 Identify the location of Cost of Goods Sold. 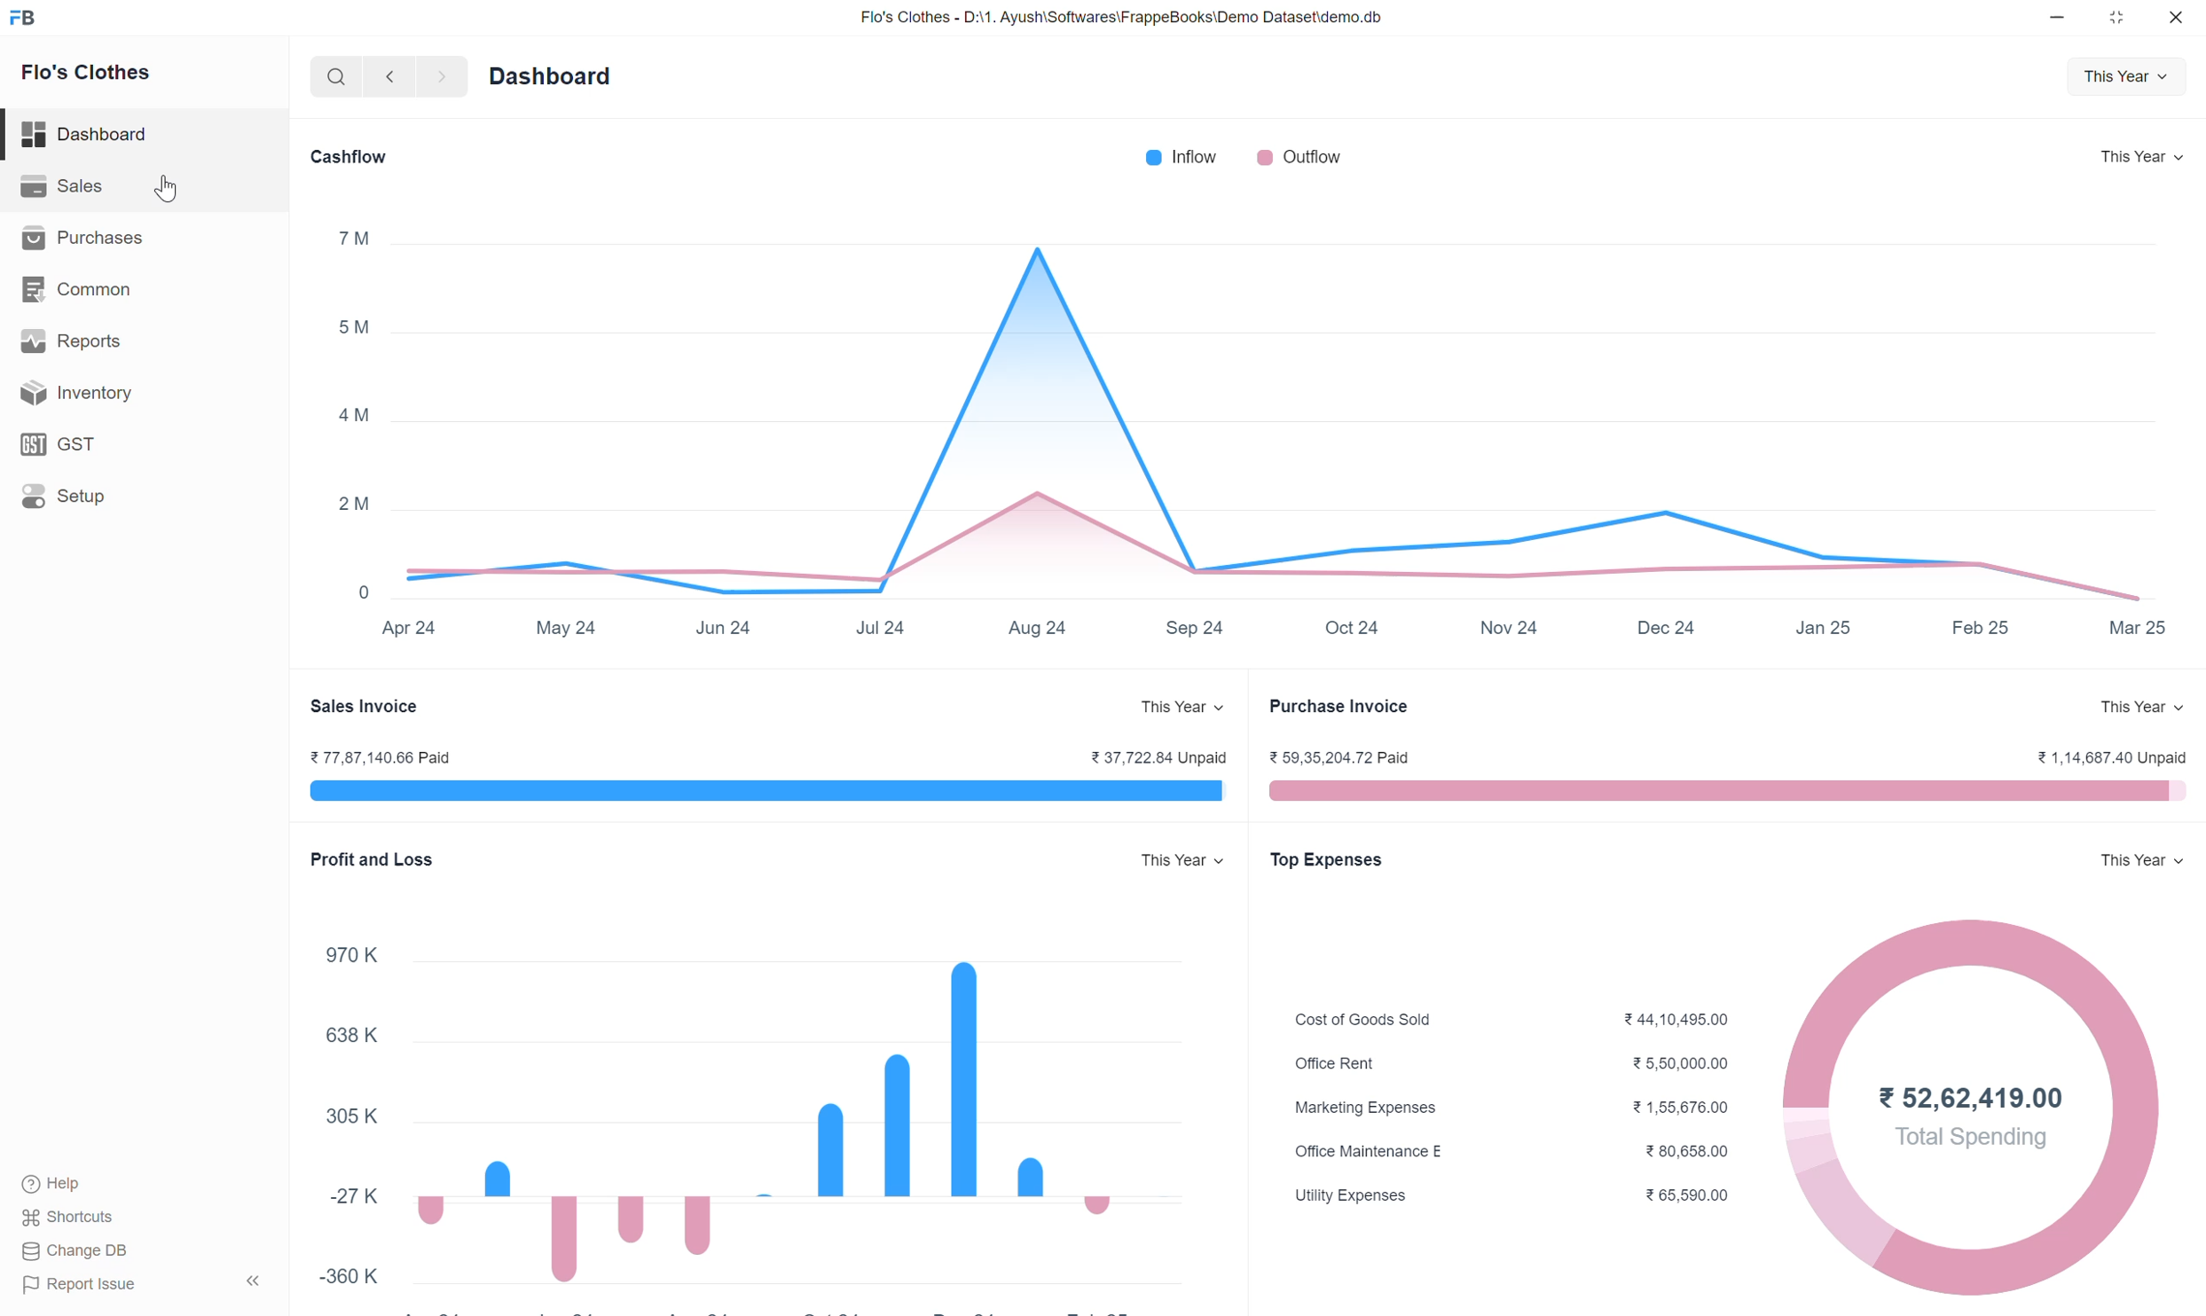
(1371, 1014).